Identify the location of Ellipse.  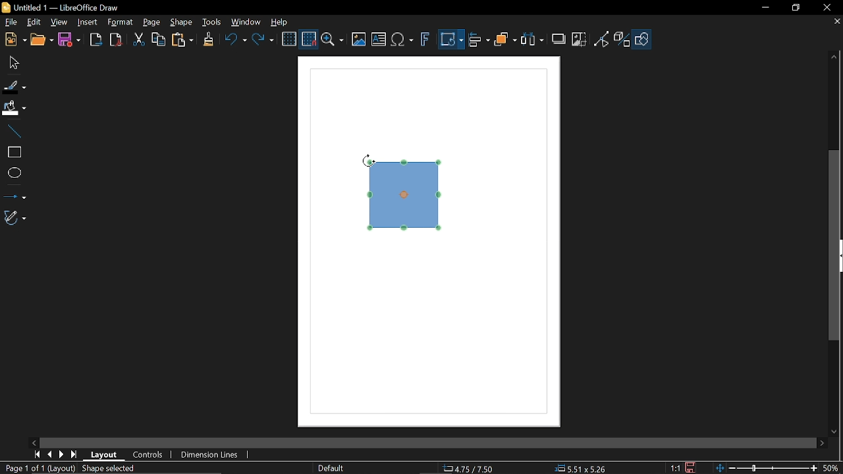
(13, 172).